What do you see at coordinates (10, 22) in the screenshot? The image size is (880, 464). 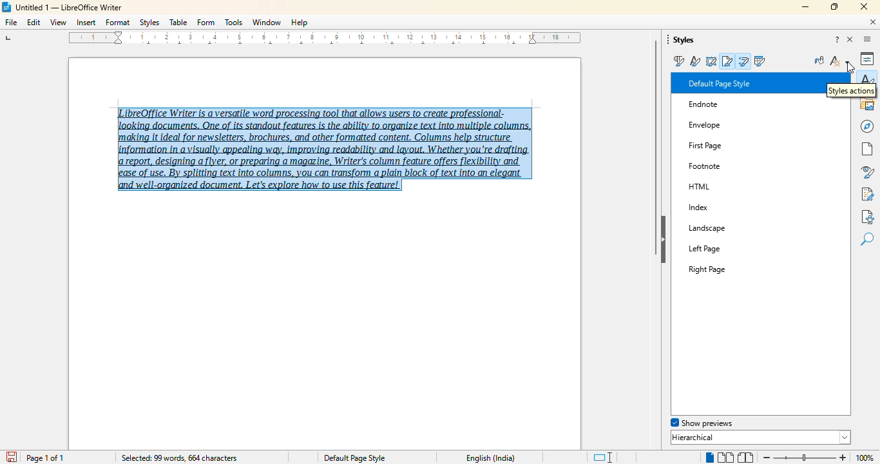 I see `file` at bounding box center [10, 22].